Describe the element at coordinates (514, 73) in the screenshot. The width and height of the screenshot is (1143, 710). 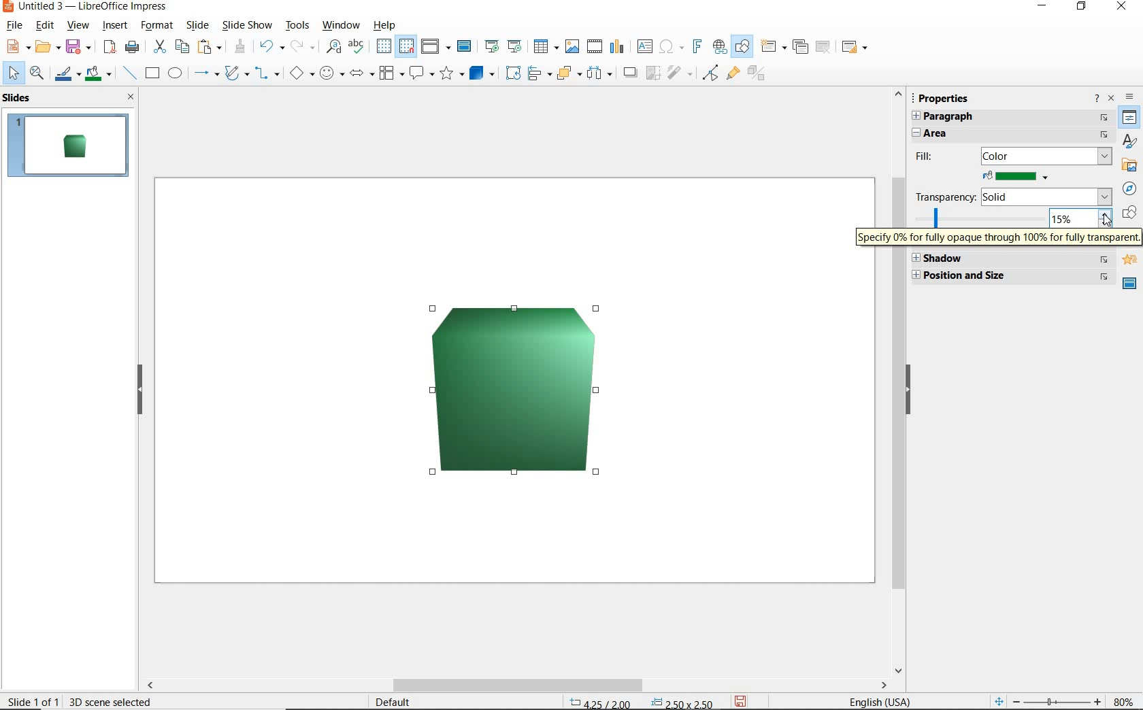
I see `ROTATE` at that location.